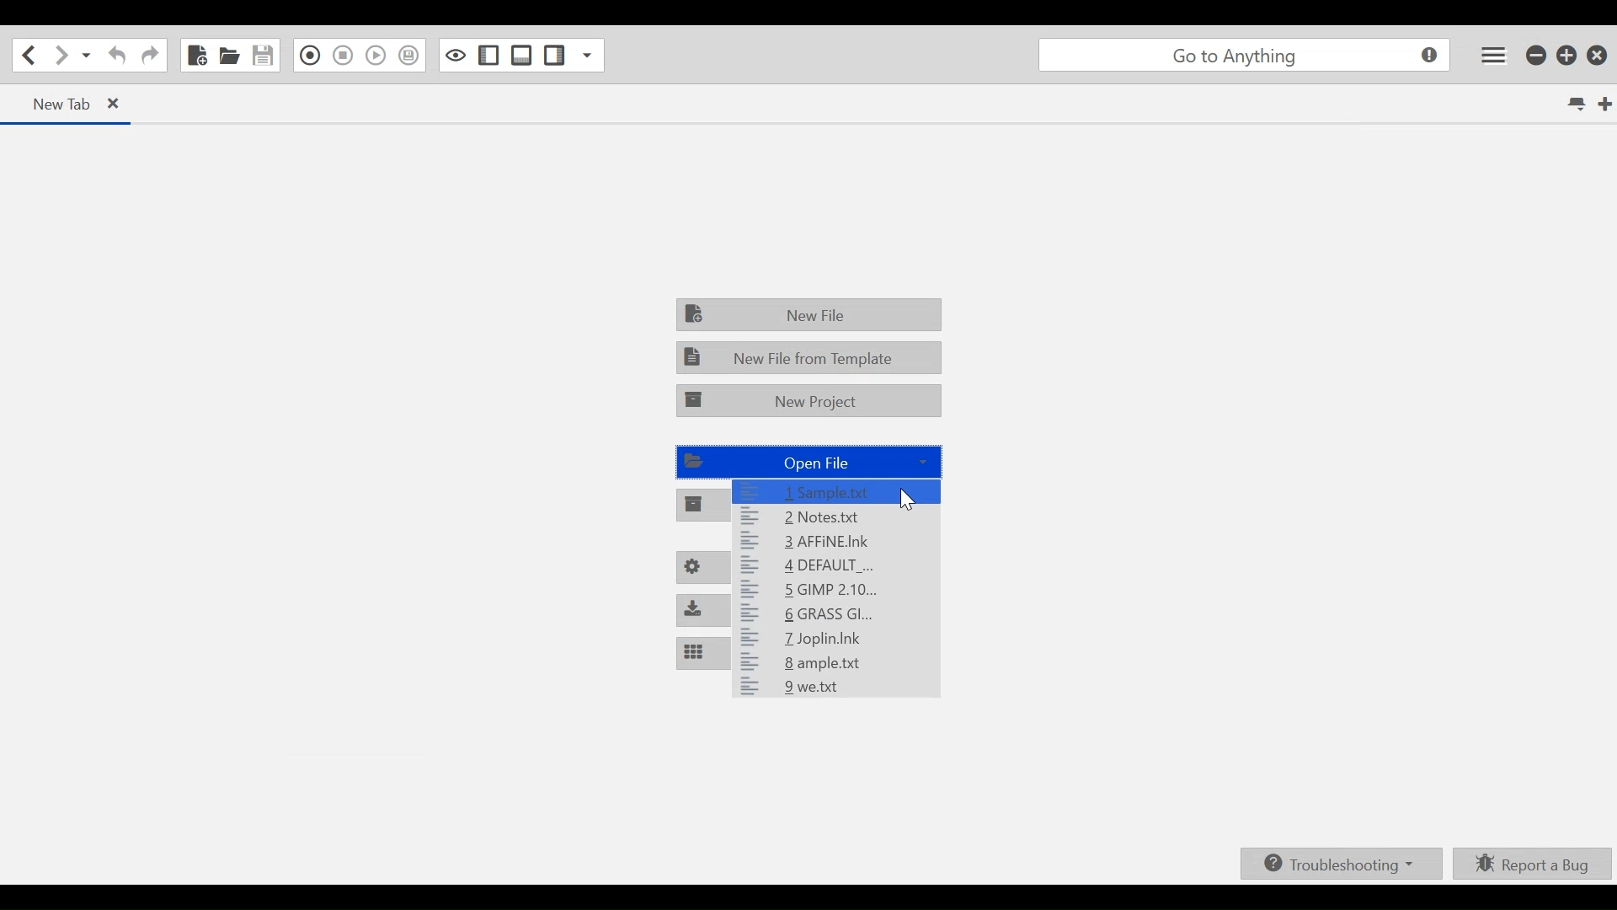 This screenshot has width=1617, height=910. Describe the element at coordinates (115, 56) in the screenshot. I see `undo` at that location.